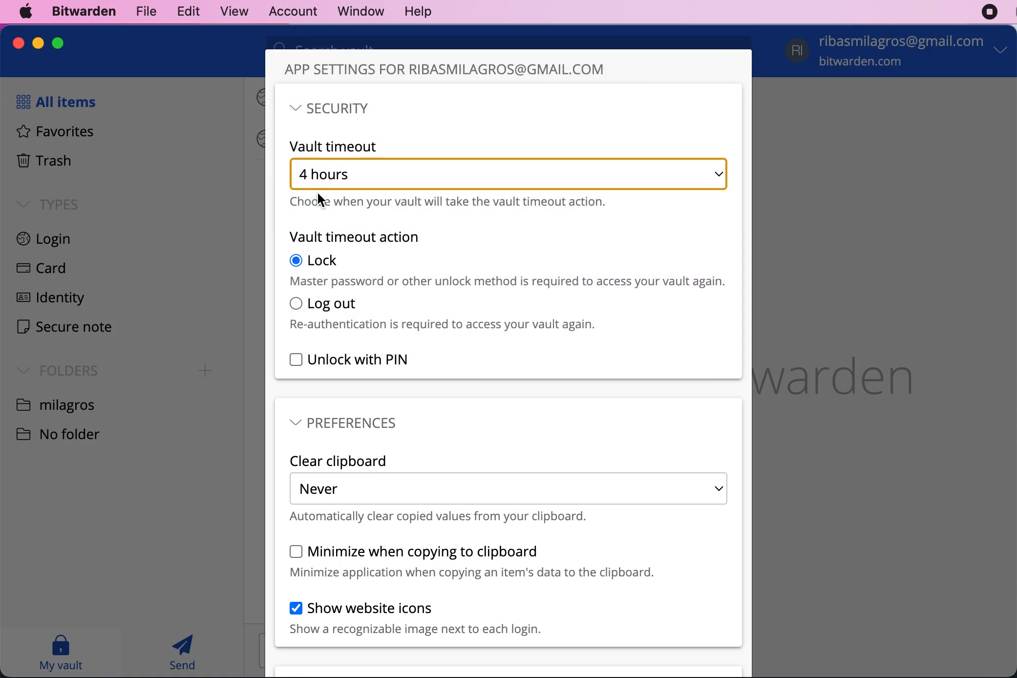  What do you see at coordinates (53, 102) in the screenshot?
I see `all items` at bounding box center [53, 102].